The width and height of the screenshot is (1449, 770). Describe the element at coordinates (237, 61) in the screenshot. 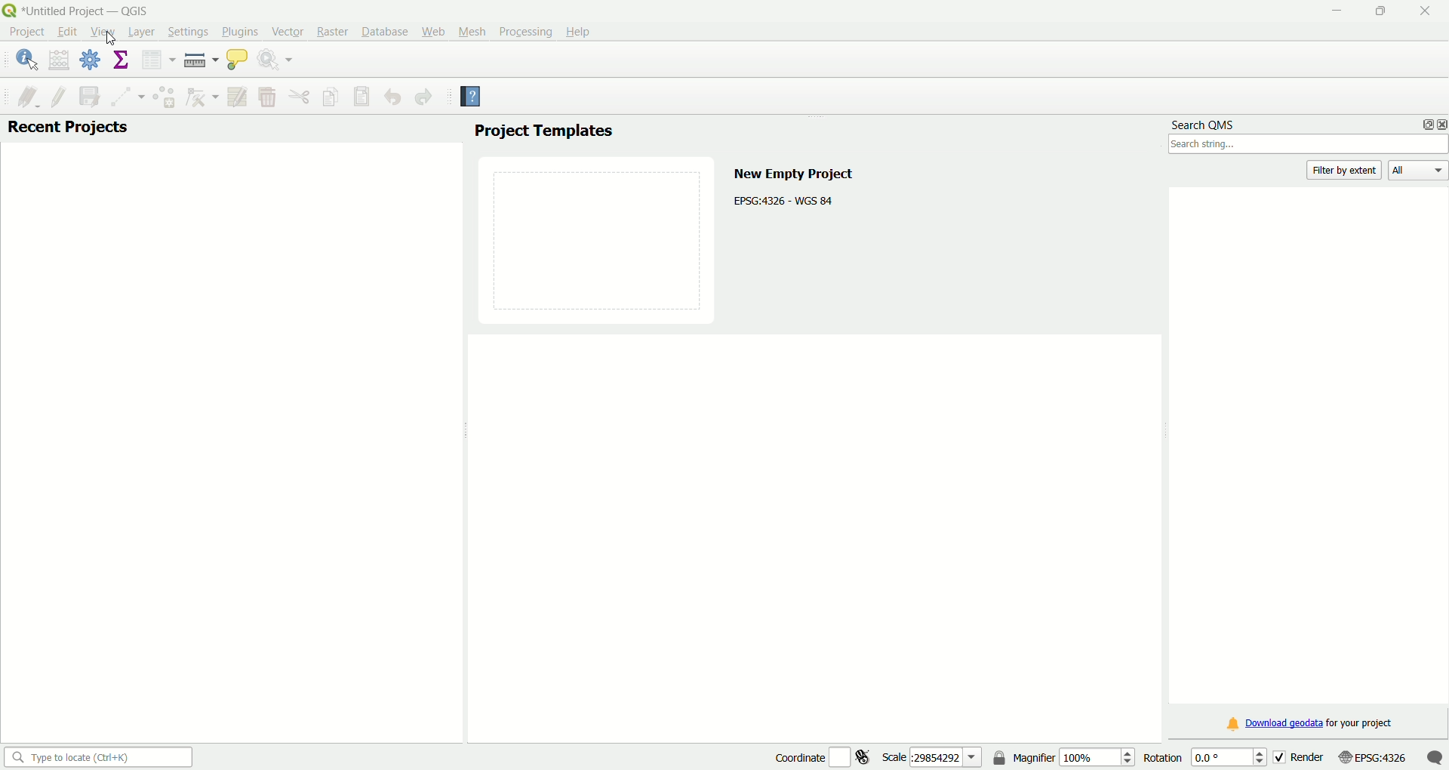

I see `show map tip` at that location.